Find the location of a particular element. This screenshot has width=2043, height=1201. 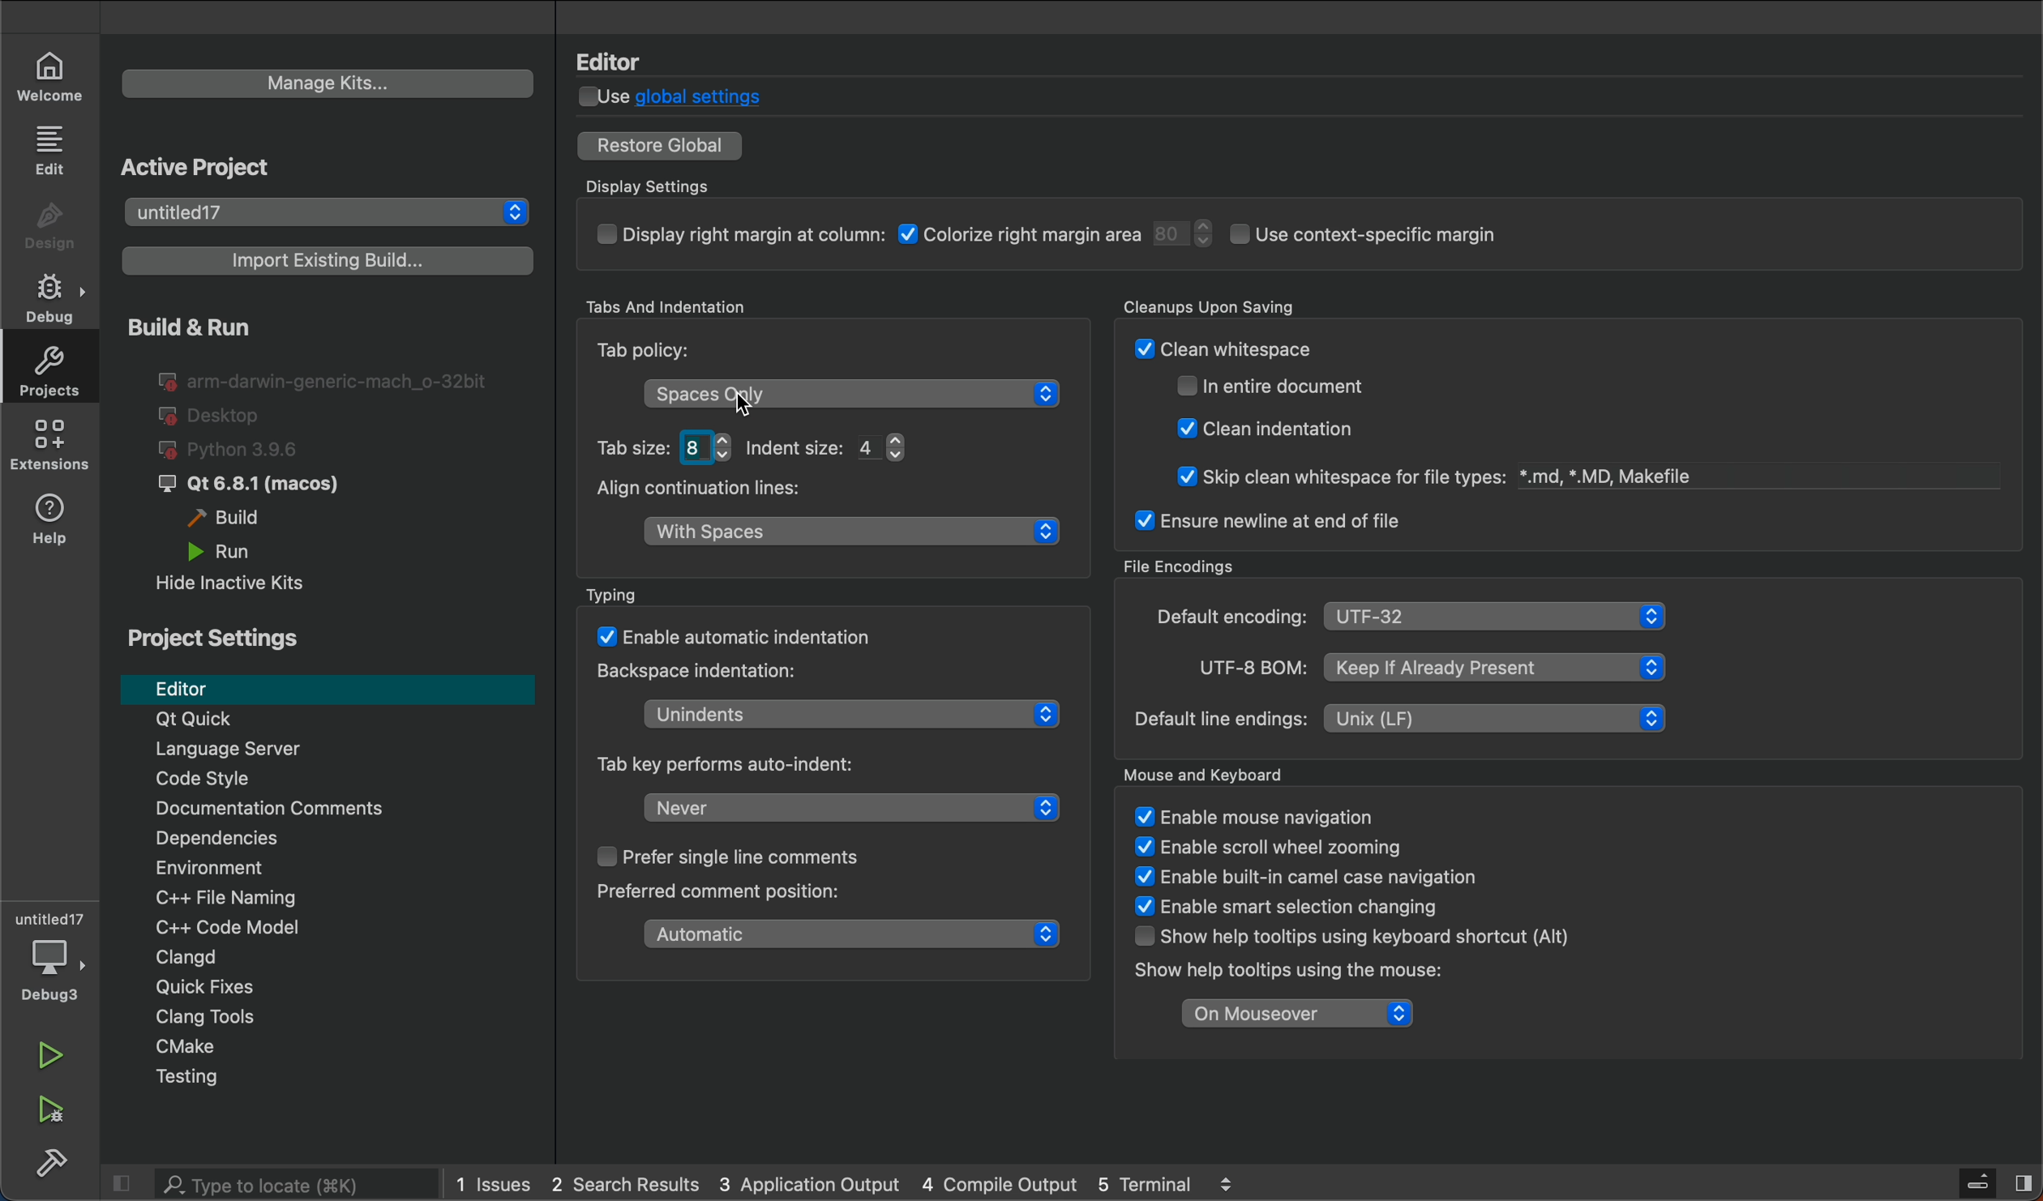

extensions is located at coordinates (55, 448).